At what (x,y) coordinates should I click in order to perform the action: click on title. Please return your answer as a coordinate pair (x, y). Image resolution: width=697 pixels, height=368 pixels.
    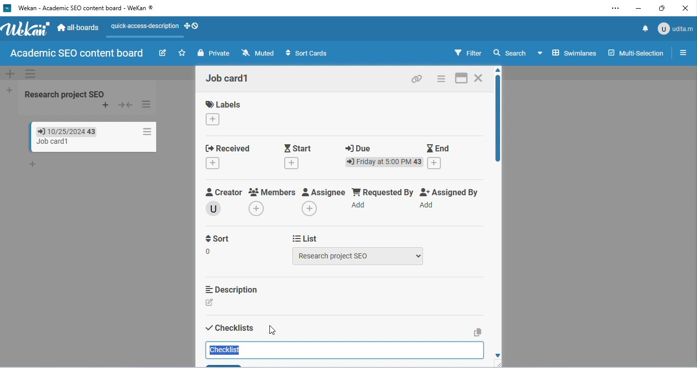
    Looking at the image, I should click on (82, 9).